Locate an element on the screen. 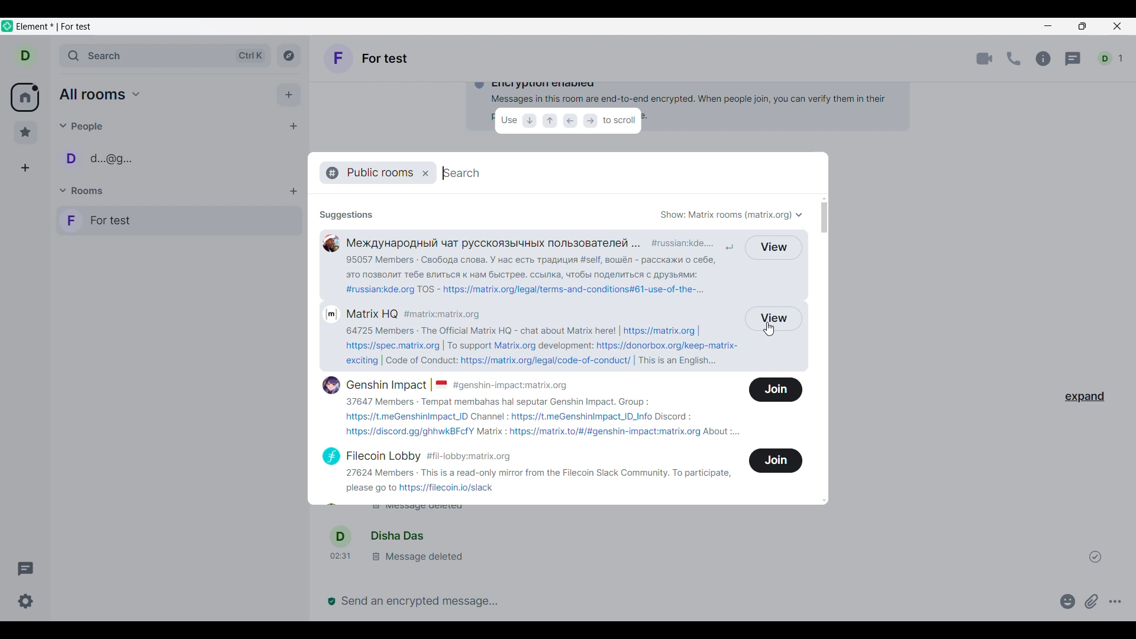  Video call is located at coordinates (985, 59).